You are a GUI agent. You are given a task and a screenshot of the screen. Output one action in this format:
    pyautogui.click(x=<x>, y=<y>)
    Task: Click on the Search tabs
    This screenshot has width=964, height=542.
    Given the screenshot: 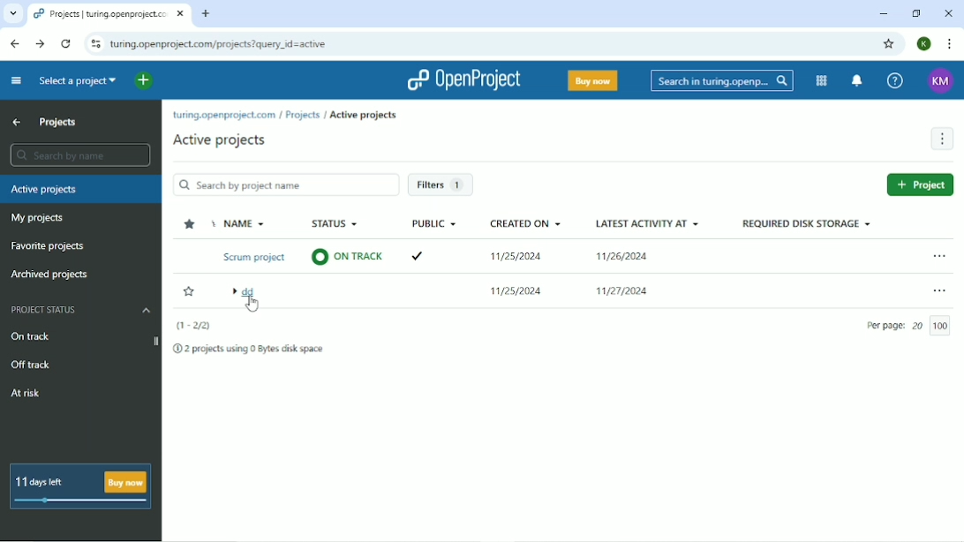 What is the action you would take?
    pyautogui.click(x=12, y=14)
    